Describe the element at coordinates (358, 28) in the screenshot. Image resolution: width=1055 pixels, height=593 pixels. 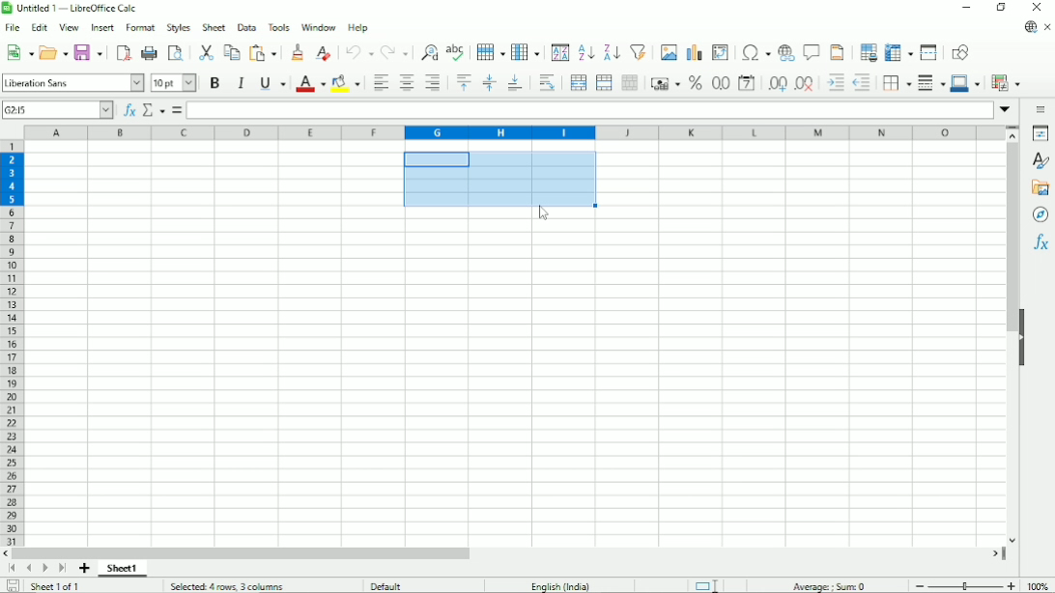
I see `Help` at that location.